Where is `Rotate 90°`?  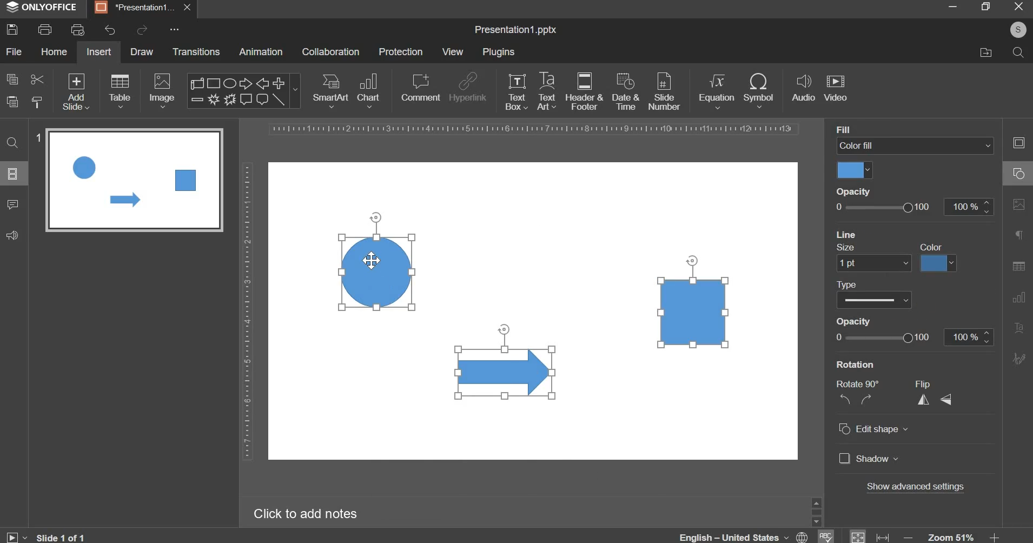
Rotate 90° is located at coordinates (861, 384).